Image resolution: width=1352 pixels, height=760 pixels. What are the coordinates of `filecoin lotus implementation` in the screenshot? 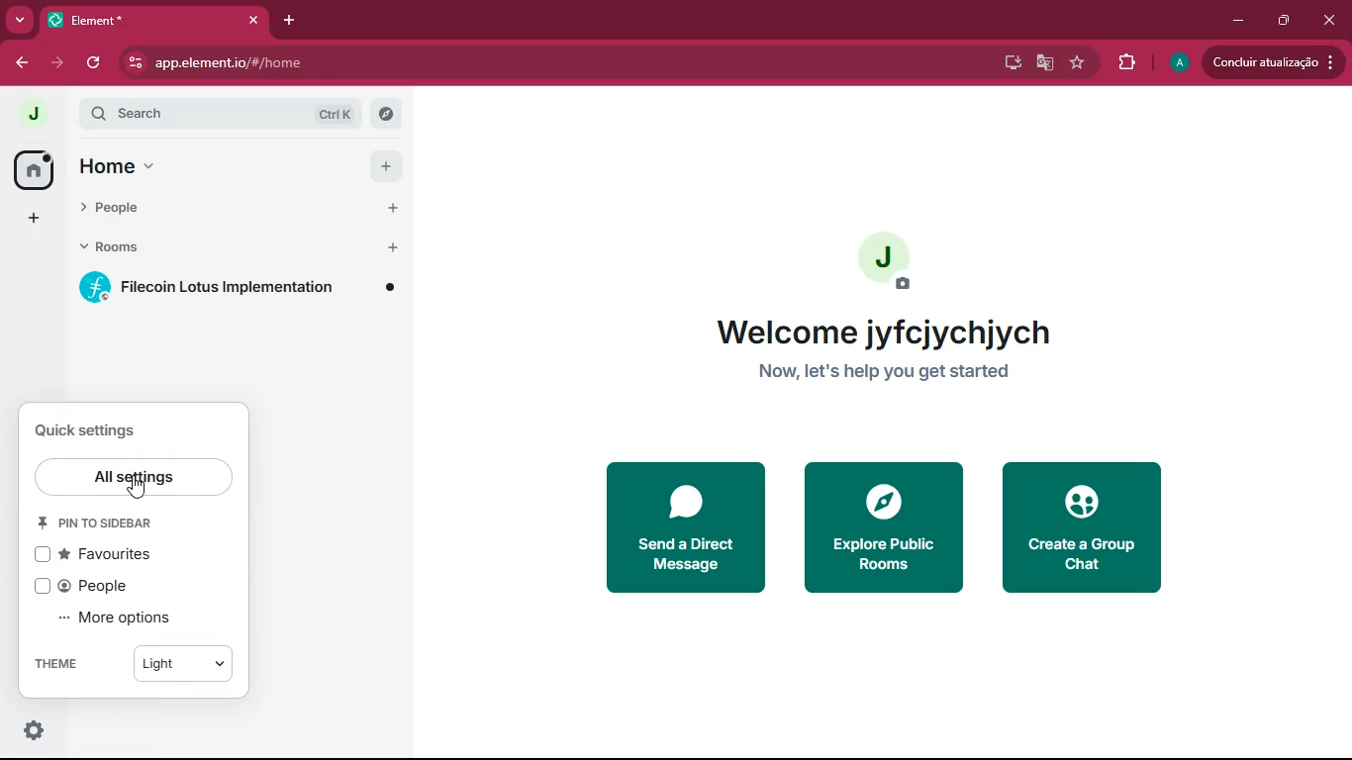 It's located at (238, 288).